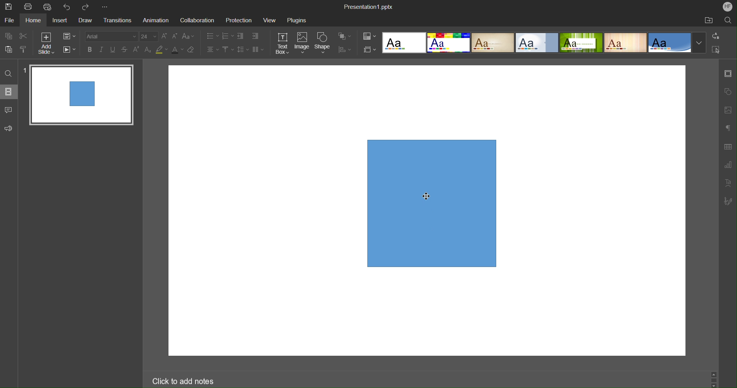 The image size is (737, 388). What do you see at coordinates (345, 50) in the screenshot?
I see `Align` at bounding box center [345, 50].